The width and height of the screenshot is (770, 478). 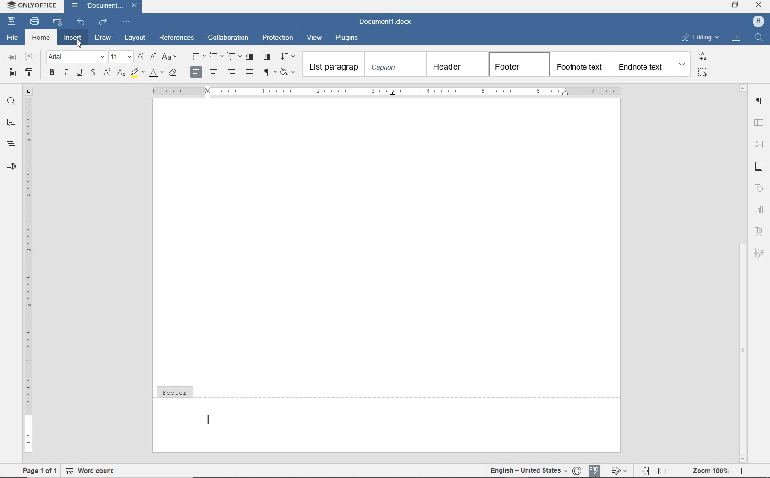 What do you see at coordinates (583, 65) in the screenshot?
I see `footnote text` at bounding box center [583, 65].